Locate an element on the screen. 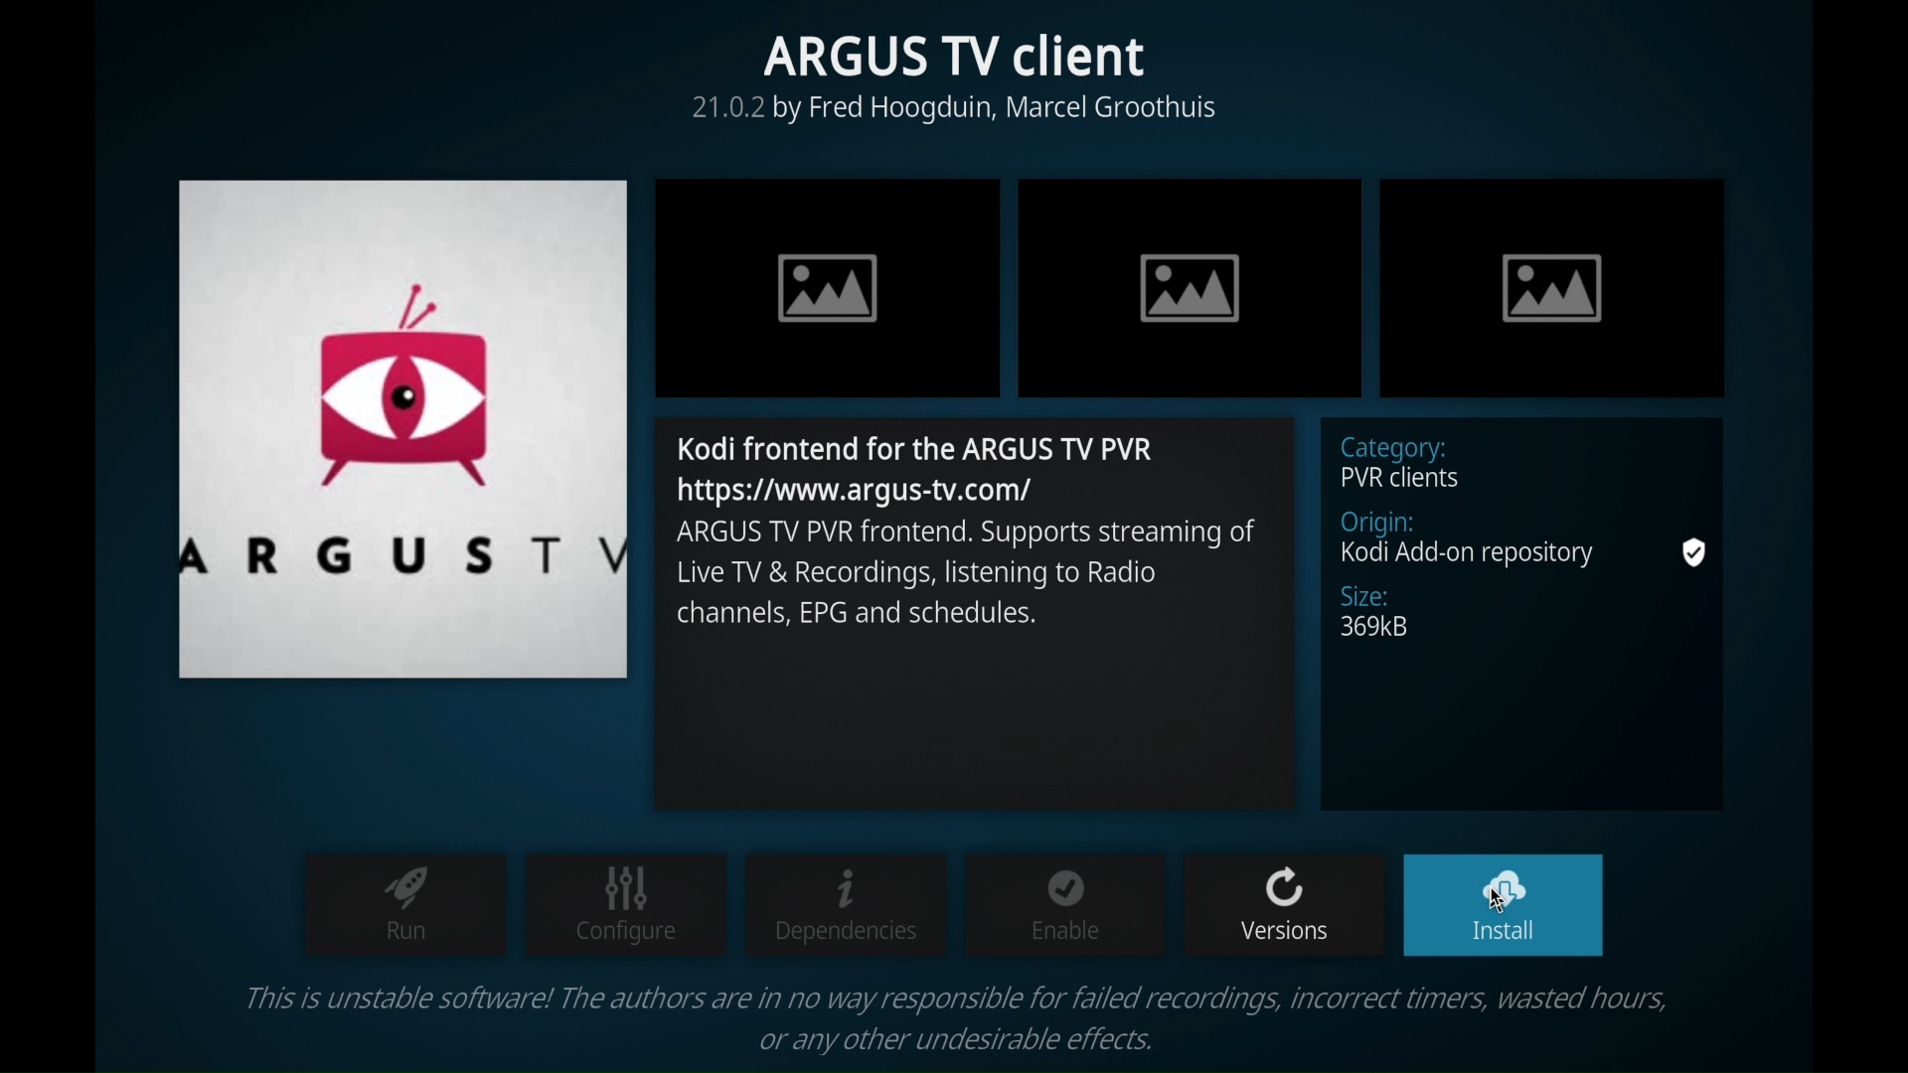  Dependencies is located at coordinates (847, 904).